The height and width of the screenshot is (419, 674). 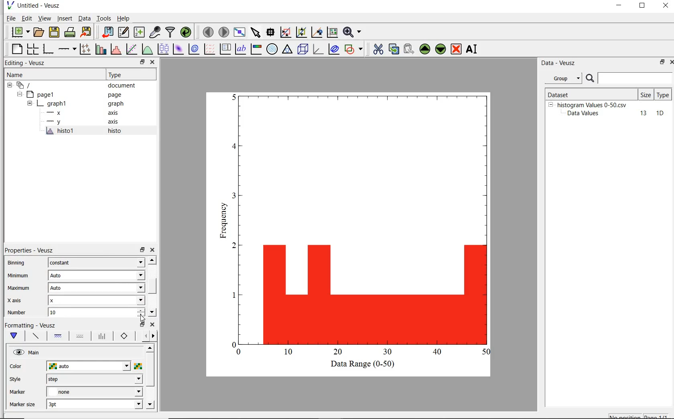 I want to click on click to zoom out on graph axes, so click(x=317, y=32).